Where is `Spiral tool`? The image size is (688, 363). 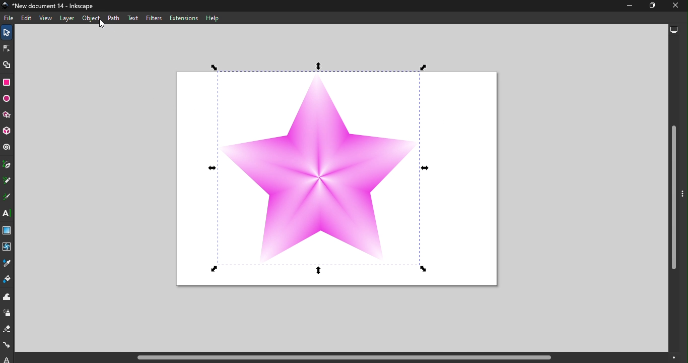 Spiral tool is located at coordinates (8, 148).